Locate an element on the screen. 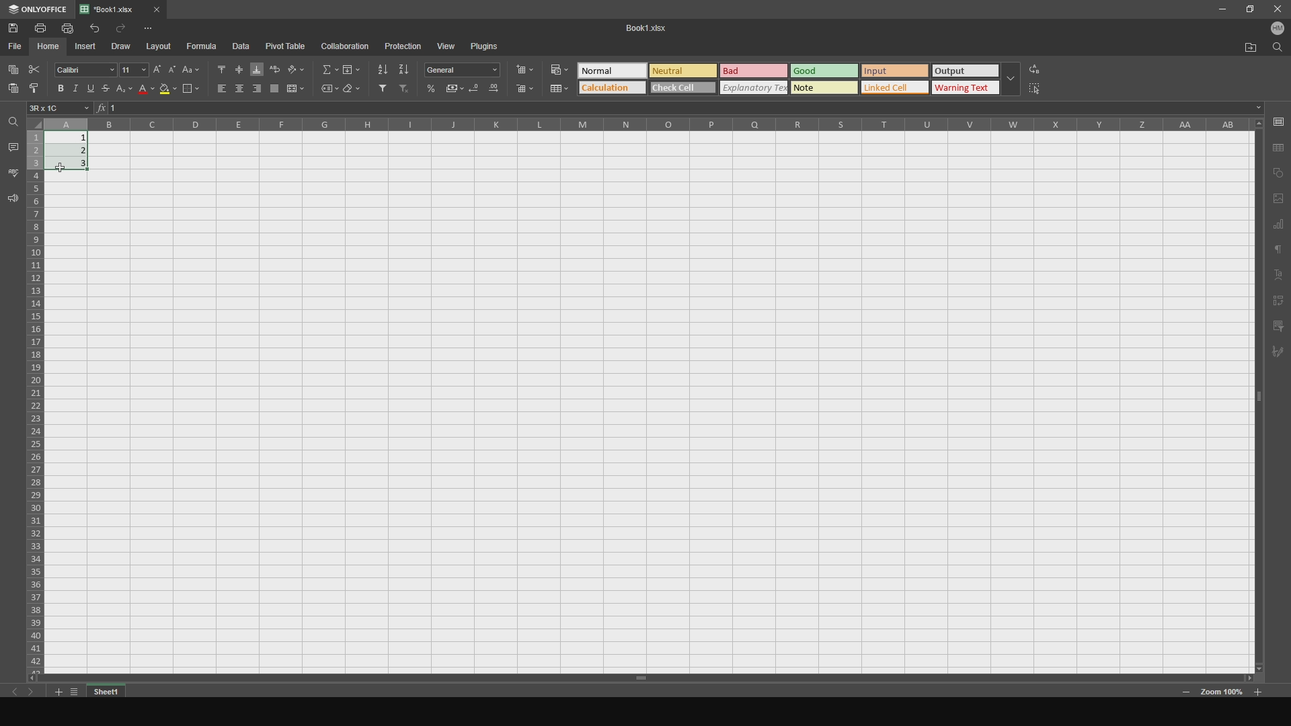 The height and width of the screenshot is (726, 1291). file is located at coordinates (16, 46).